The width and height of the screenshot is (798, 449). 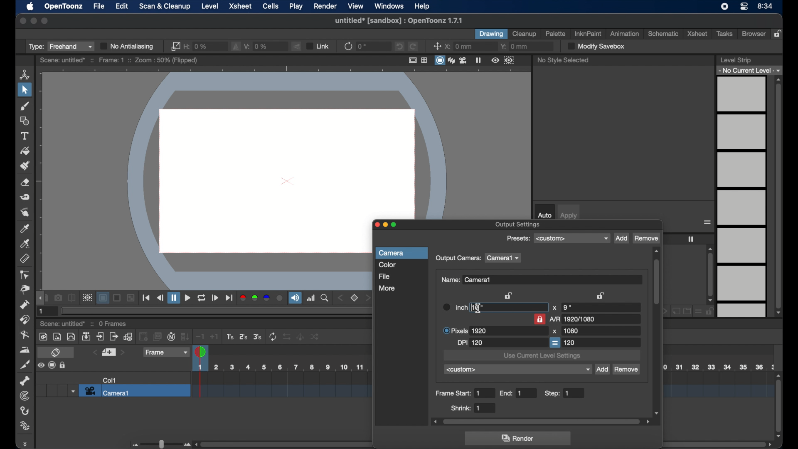 What do you see at coordinates (23, 304) in the screenshot?
I see `pump tool` at bounding box center [23, 304].